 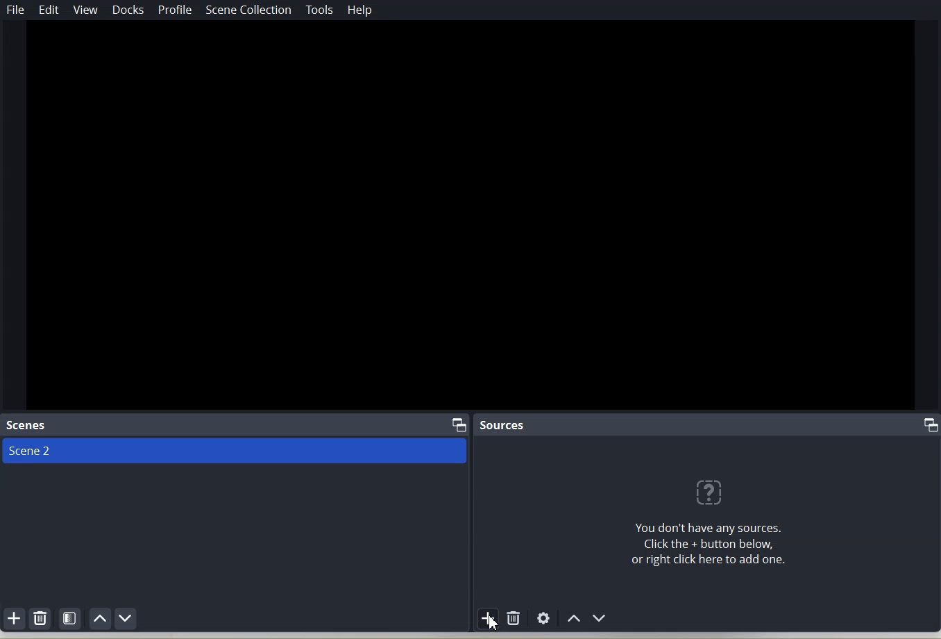 I want to click on Open Scene Filter, so click(x=71, y=617).